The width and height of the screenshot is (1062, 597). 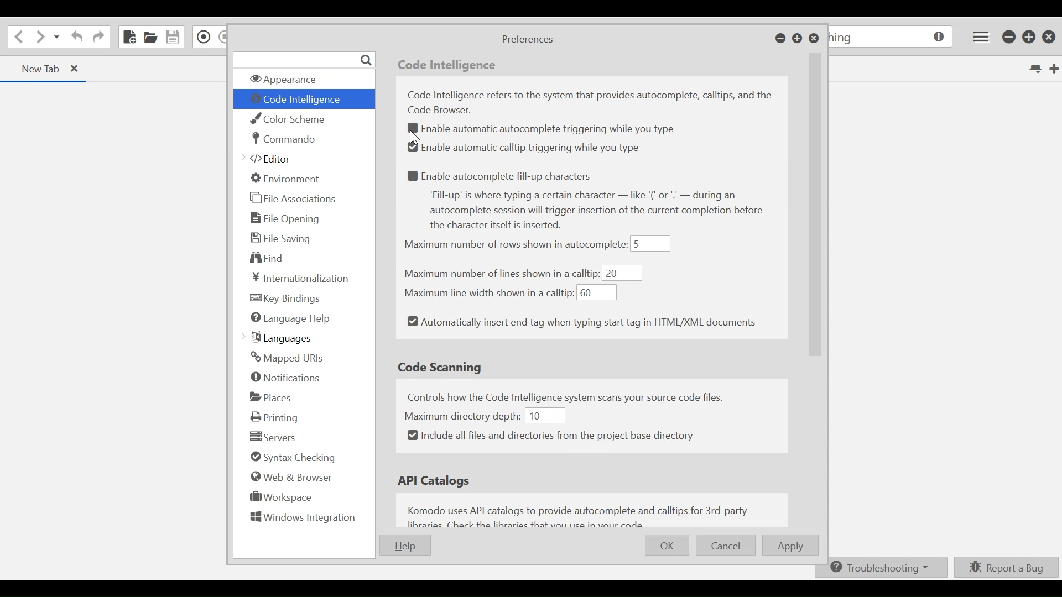 I want to click on File Opening, so click(x=287, y=218).